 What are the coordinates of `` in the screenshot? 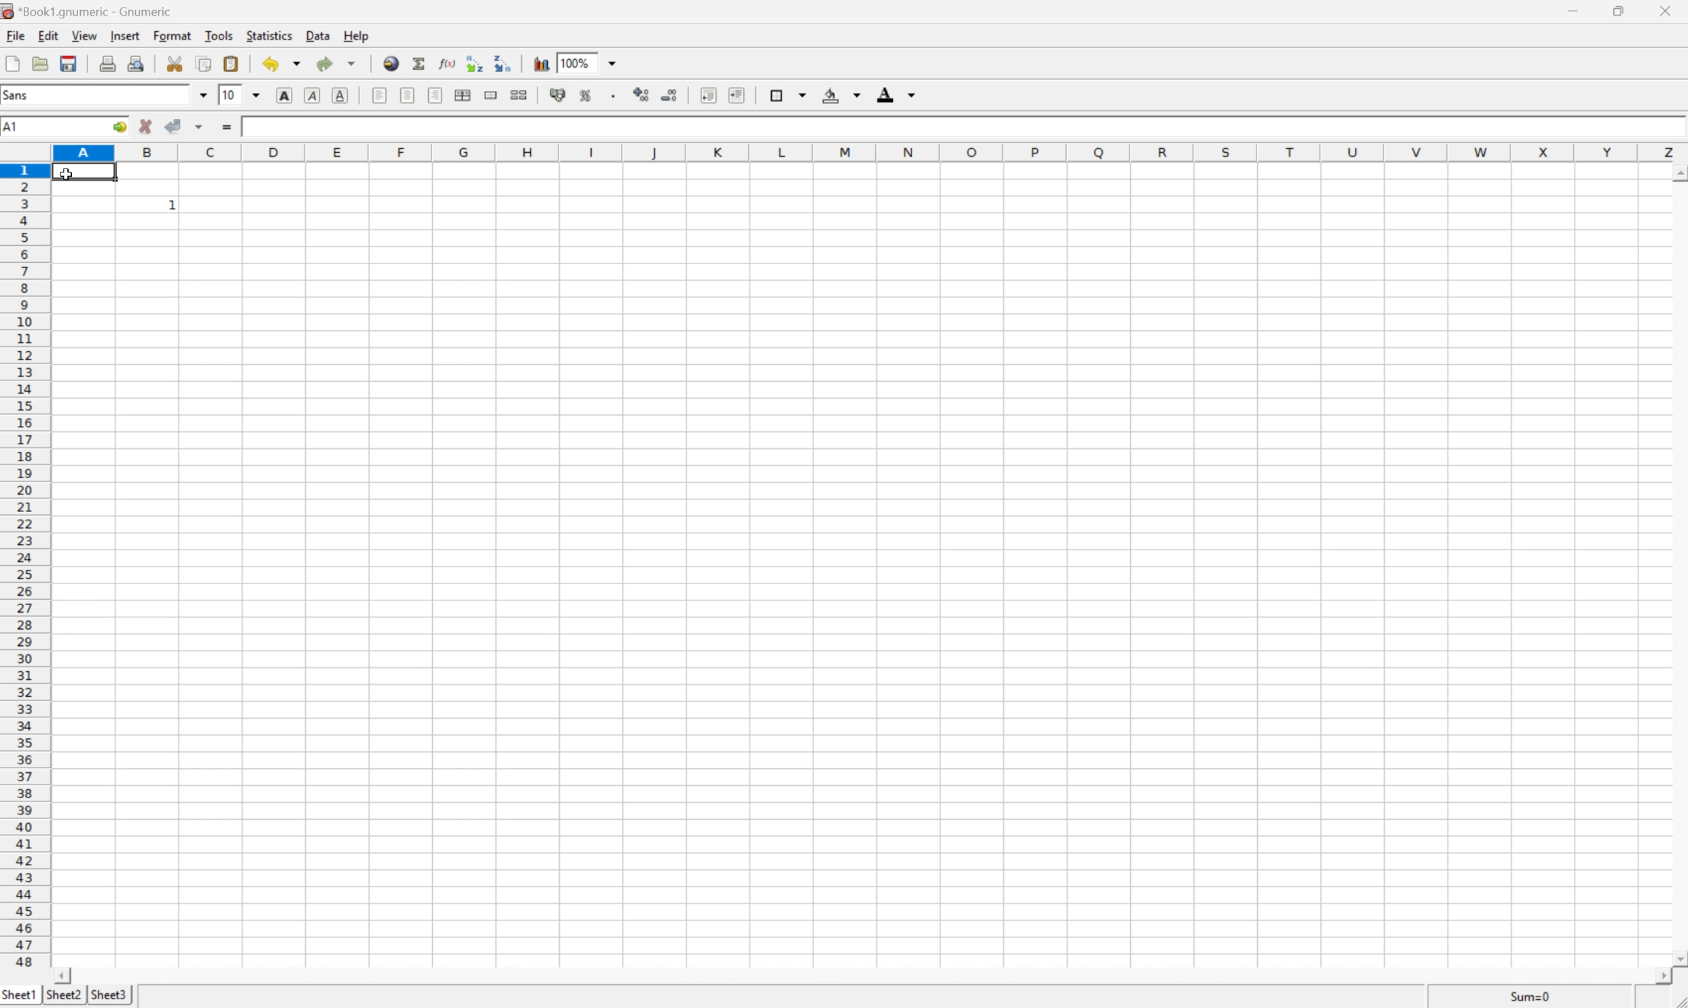 It's located at (14, 37).